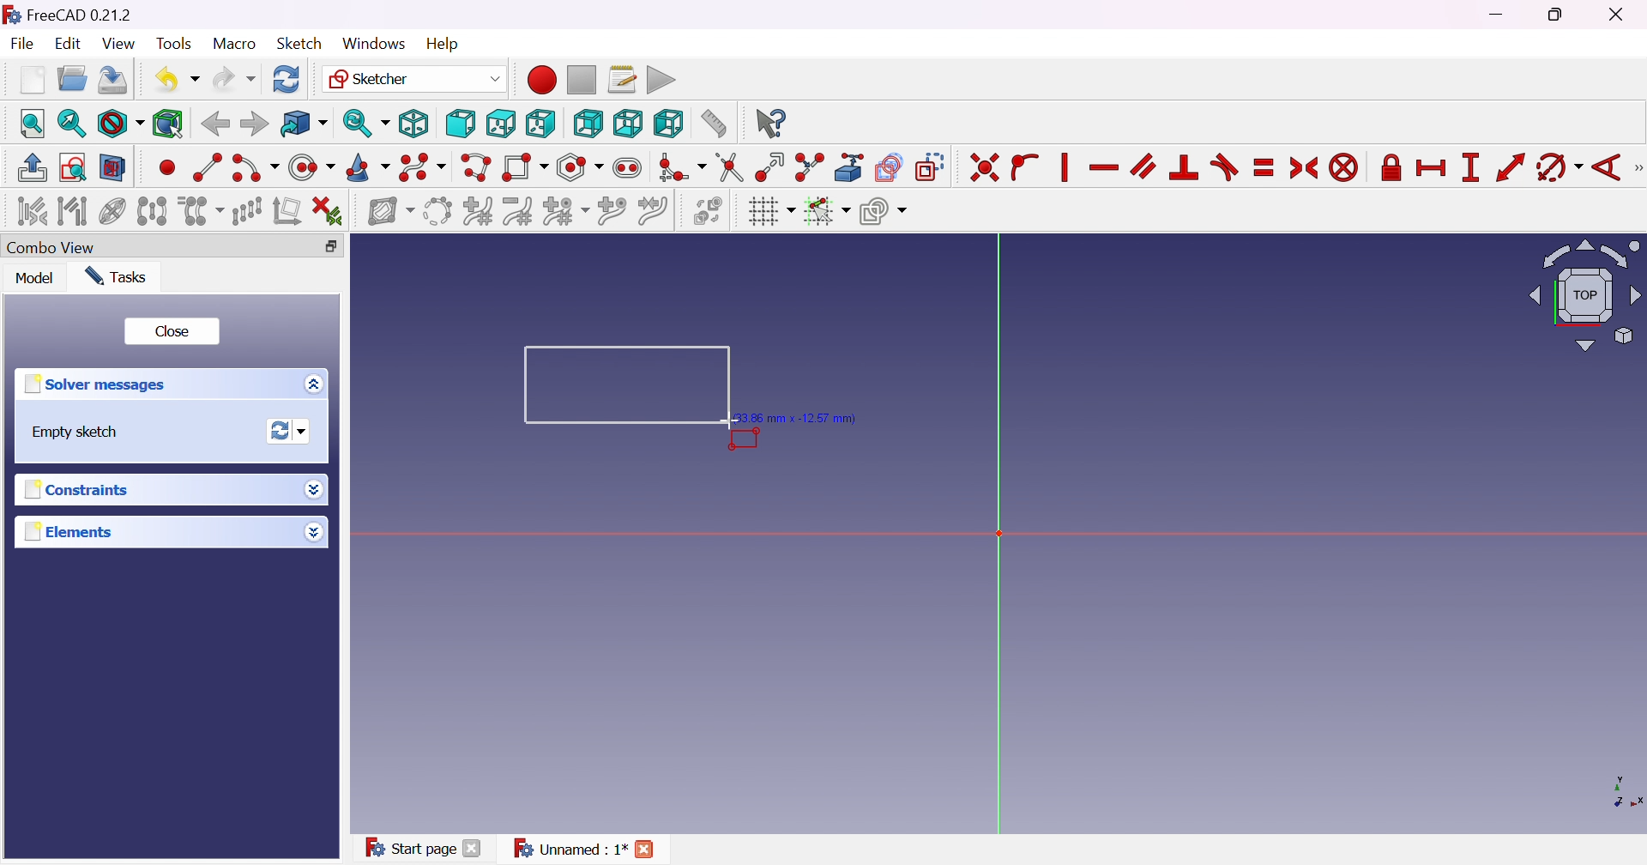 The height and width of the screenshot is (865, 1647). I want to click on Clone, so click(200, 210).